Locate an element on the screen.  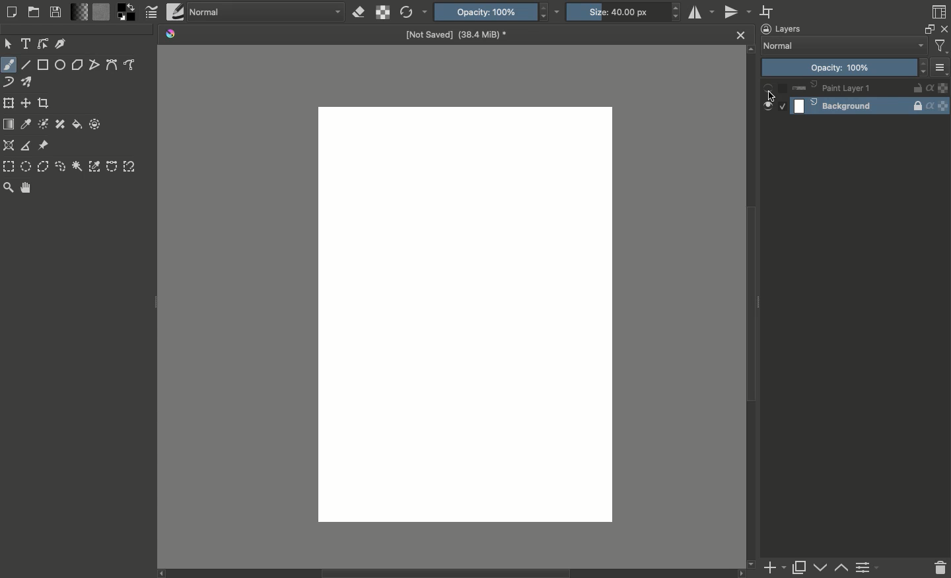
Foreground is located at coordinates (127, 13).